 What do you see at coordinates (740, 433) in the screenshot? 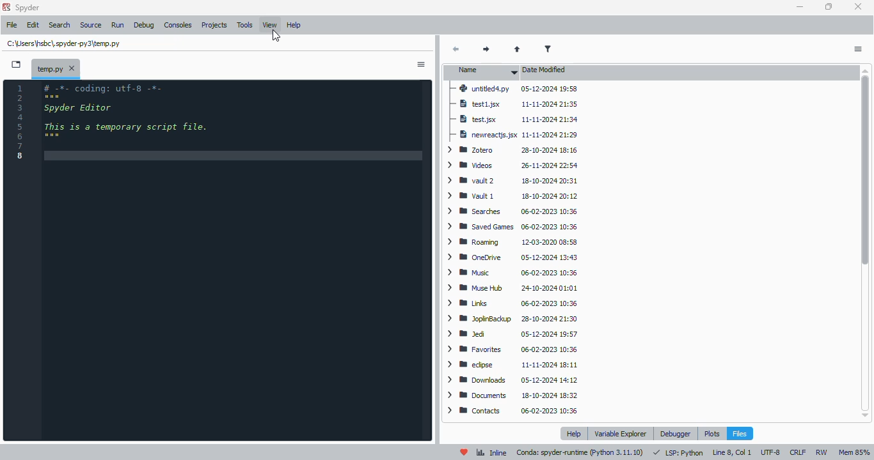
I see `files` at bounding box center [740, 433].